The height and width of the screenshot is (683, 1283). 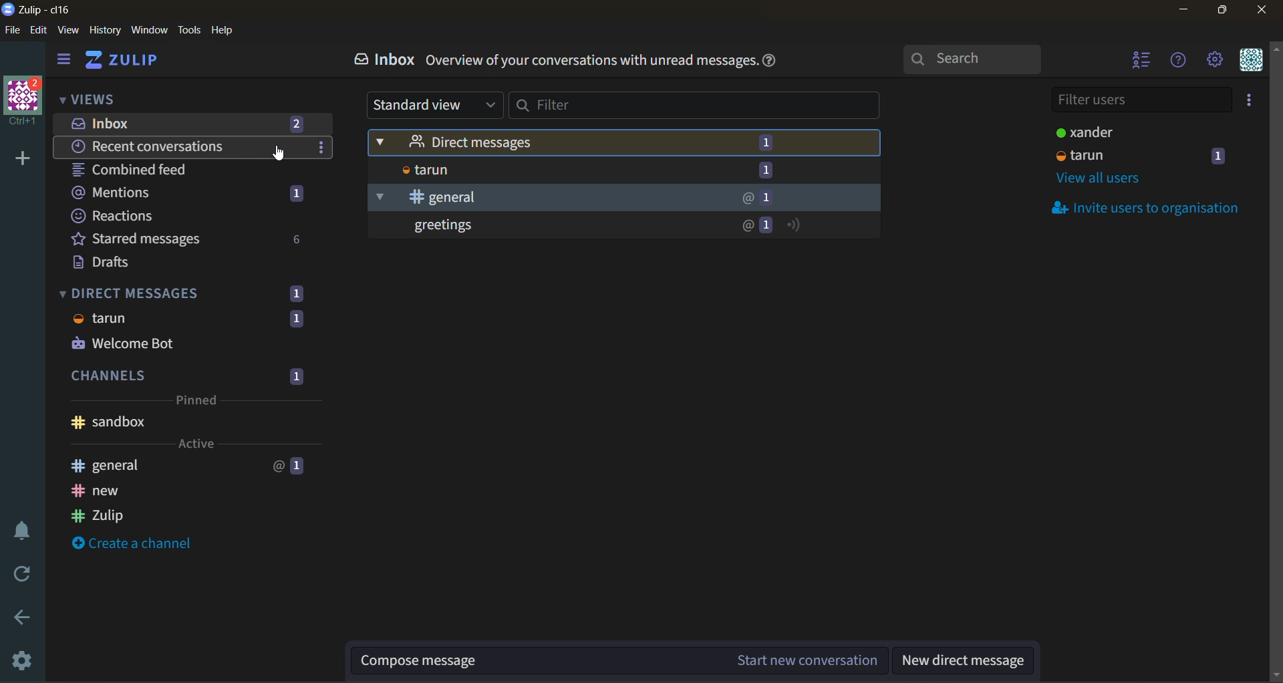 What do you see at coordinates (552, 227) in the screenshot?
I see `greetings` at bounding box center [552, 227].